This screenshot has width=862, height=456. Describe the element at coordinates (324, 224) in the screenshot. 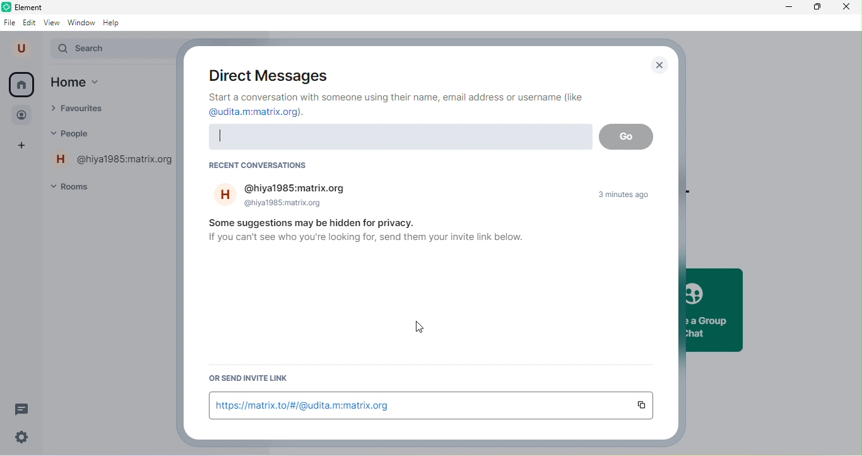

I see `some suggestions may be hidden for privacy` at that location.